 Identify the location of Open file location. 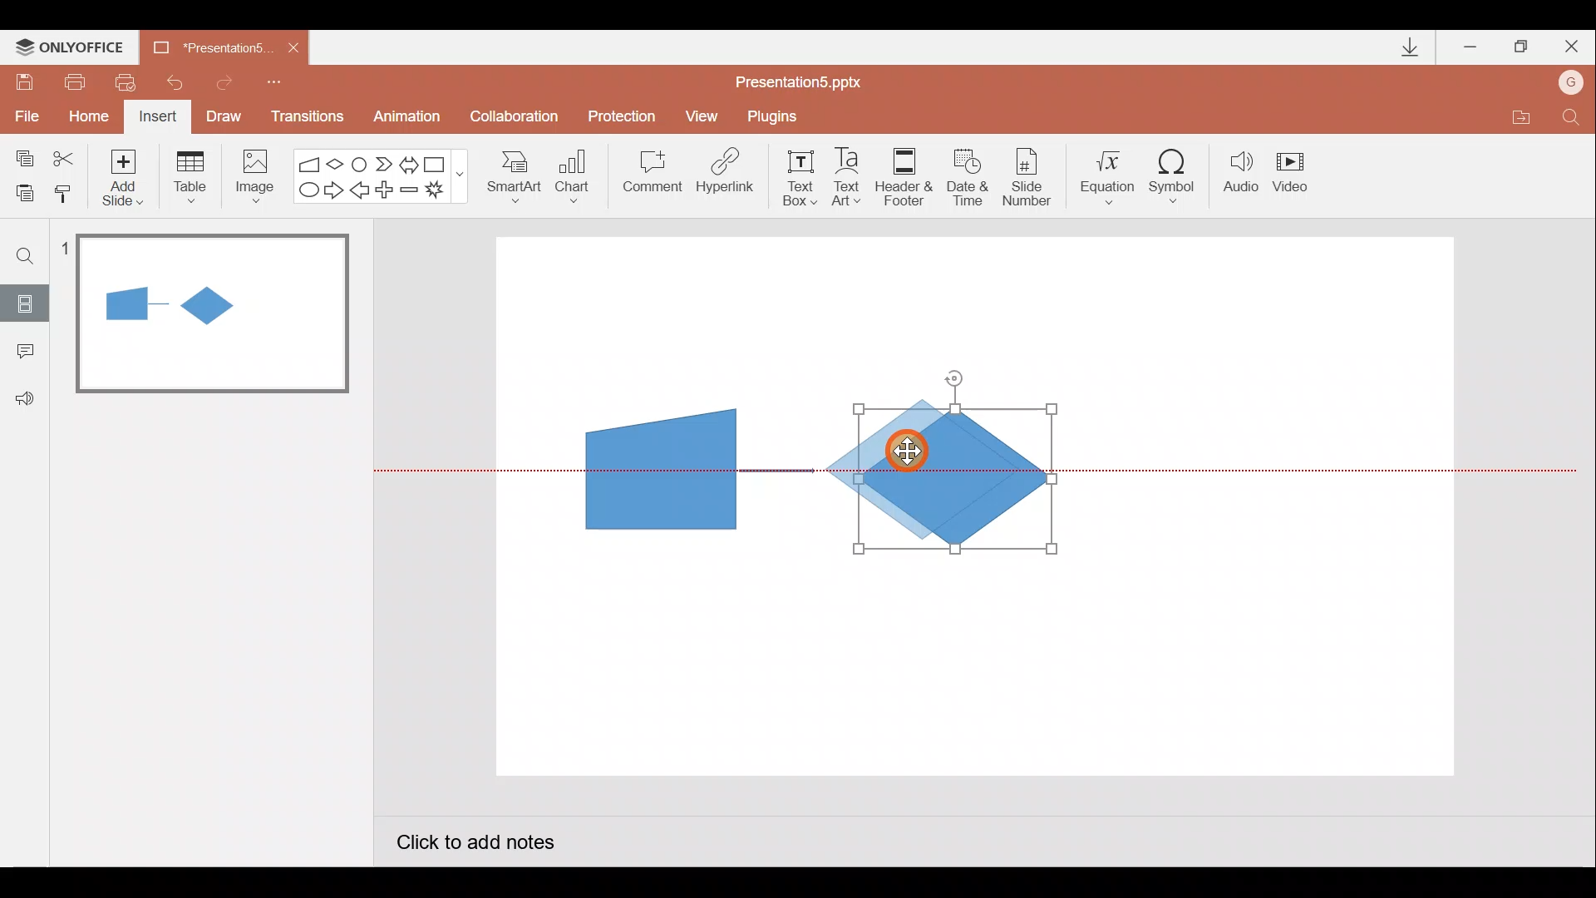
(1520, 120).